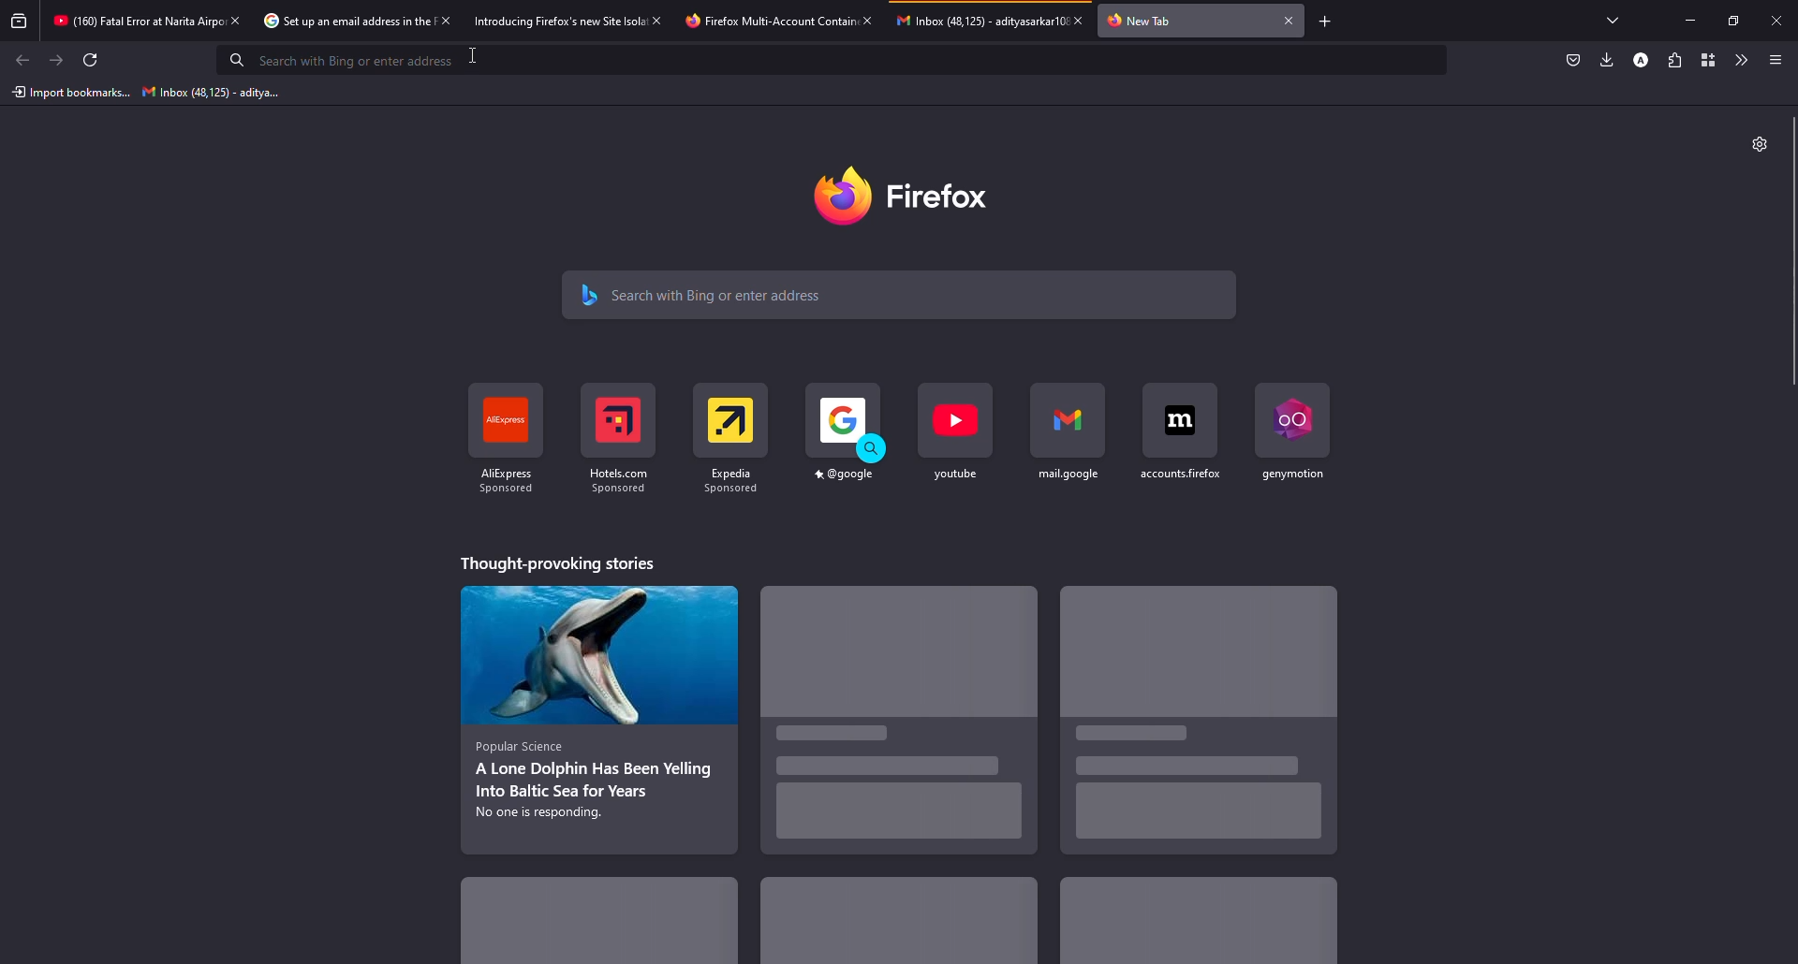  What do you see at coordinates (1571, 61) in the screenshot?
I see `save to packet` at bounding box center [1571, 61].